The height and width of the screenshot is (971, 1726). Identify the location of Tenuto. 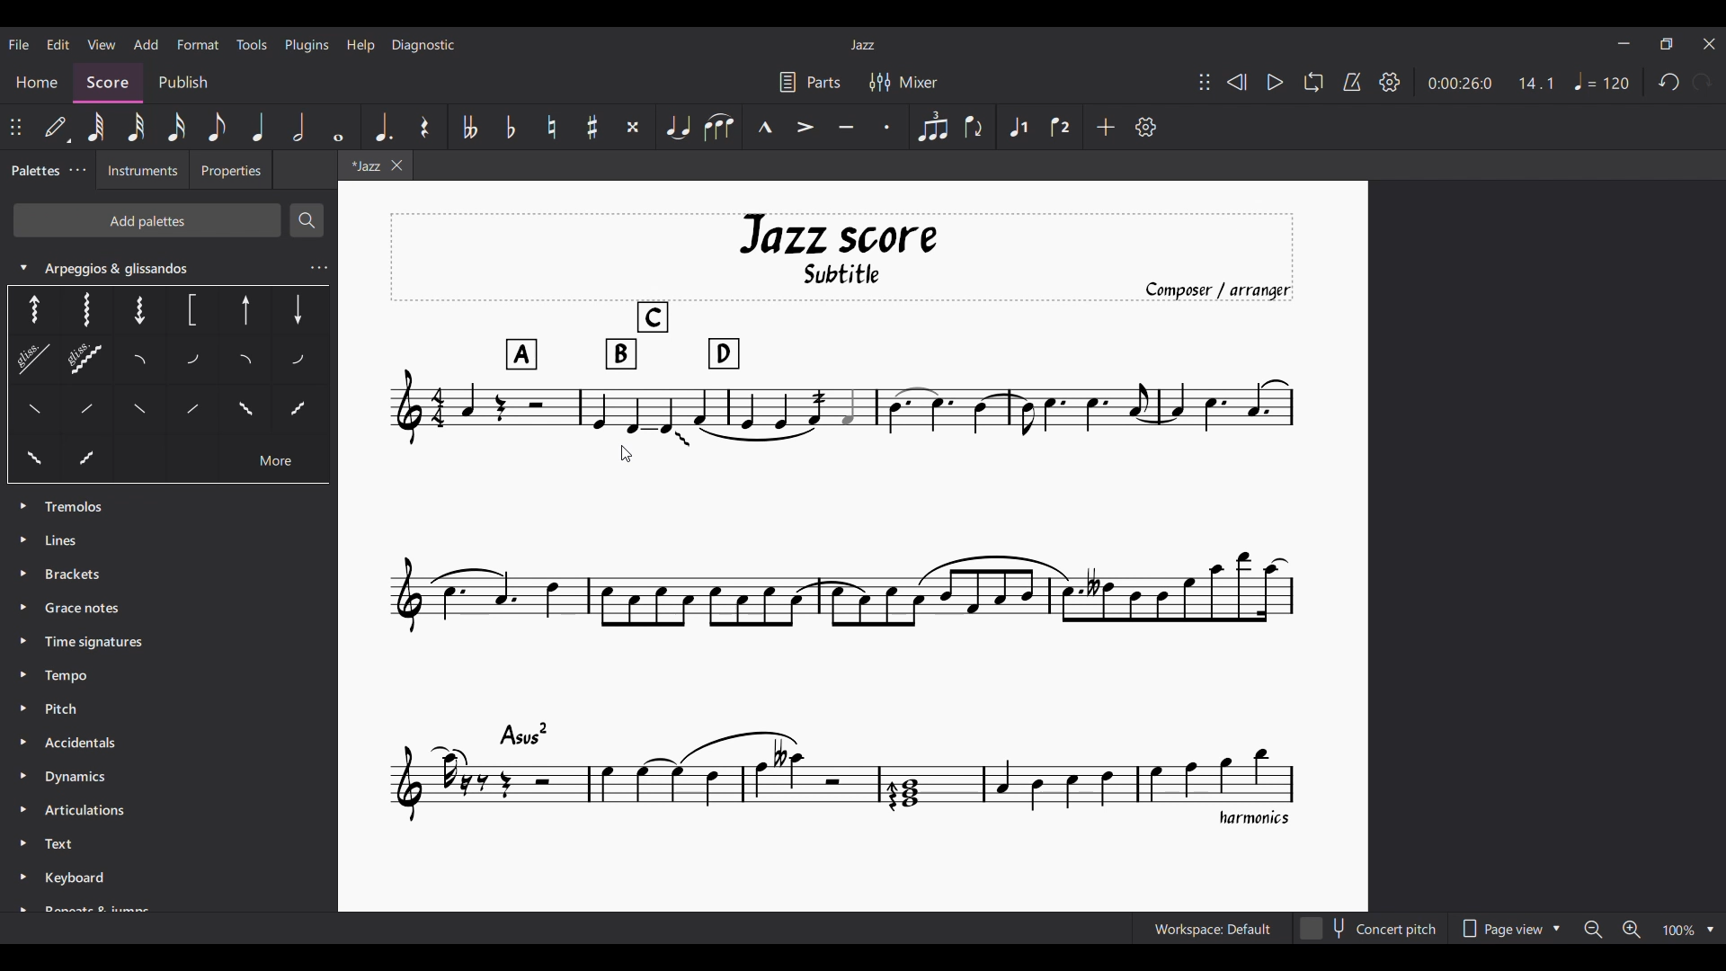
(847, 127).